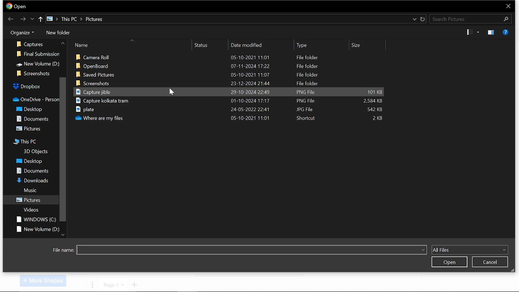  Describe the element at coordinates (490, 262) in the screenshot. I see `cancel` at that location.